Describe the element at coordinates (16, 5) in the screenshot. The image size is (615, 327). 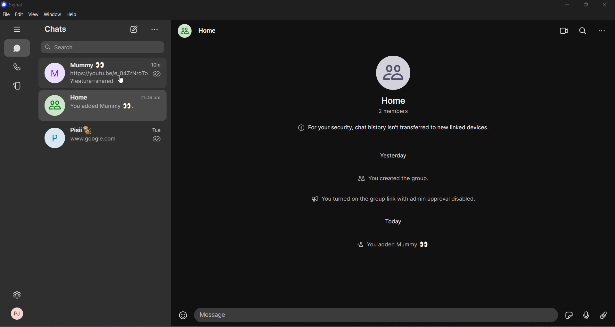
I see `title` at that location.